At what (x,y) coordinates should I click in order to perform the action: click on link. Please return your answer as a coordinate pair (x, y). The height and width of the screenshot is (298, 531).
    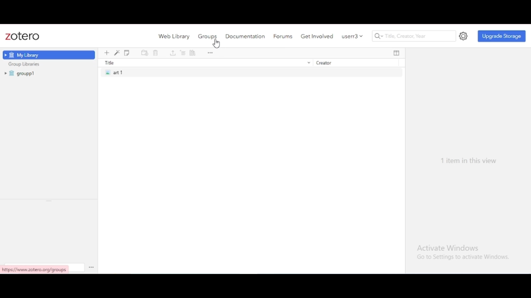
    Looking at the image, I should click on (36, 269).